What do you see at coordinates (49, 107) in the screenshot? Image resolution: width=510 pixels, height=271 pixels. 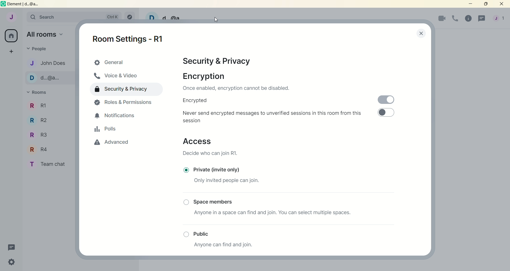 I see `R R1` at bounding box center [49, 107].